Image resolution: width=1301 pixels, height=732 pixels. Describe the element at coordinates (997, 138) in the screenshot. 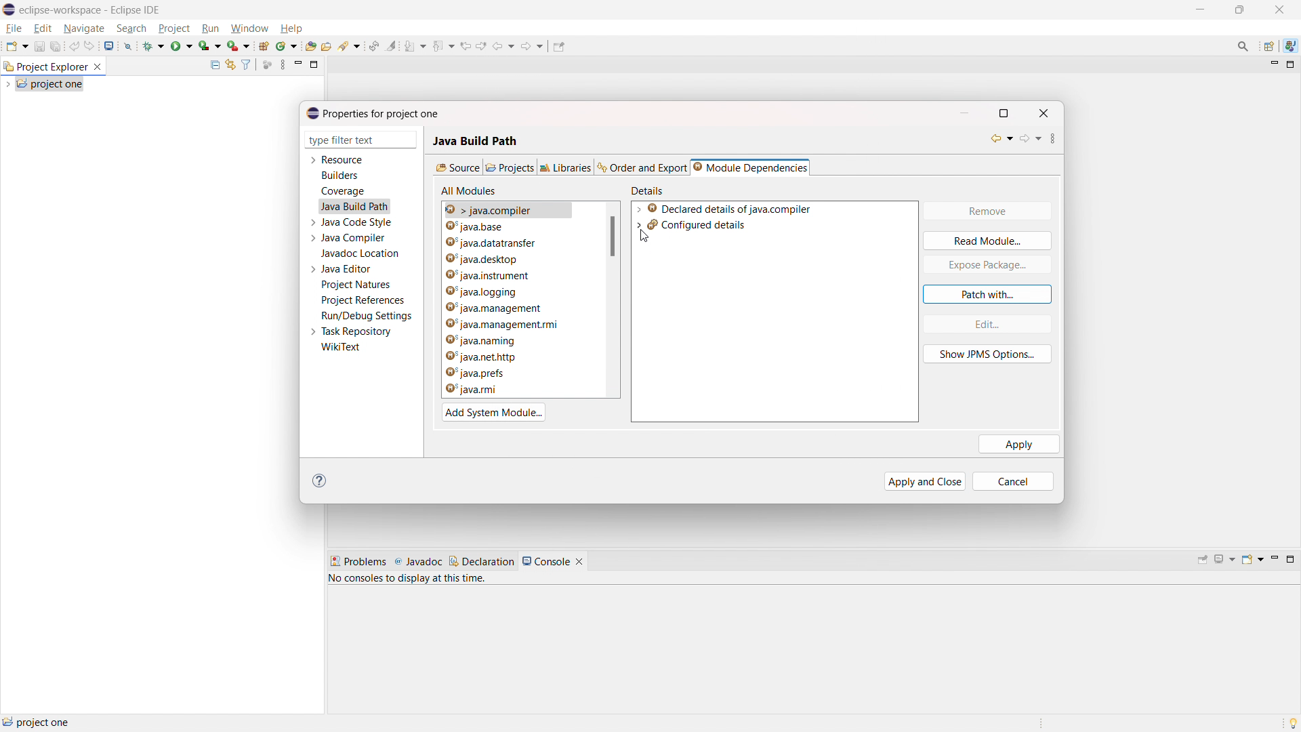

I see `back` at that location.